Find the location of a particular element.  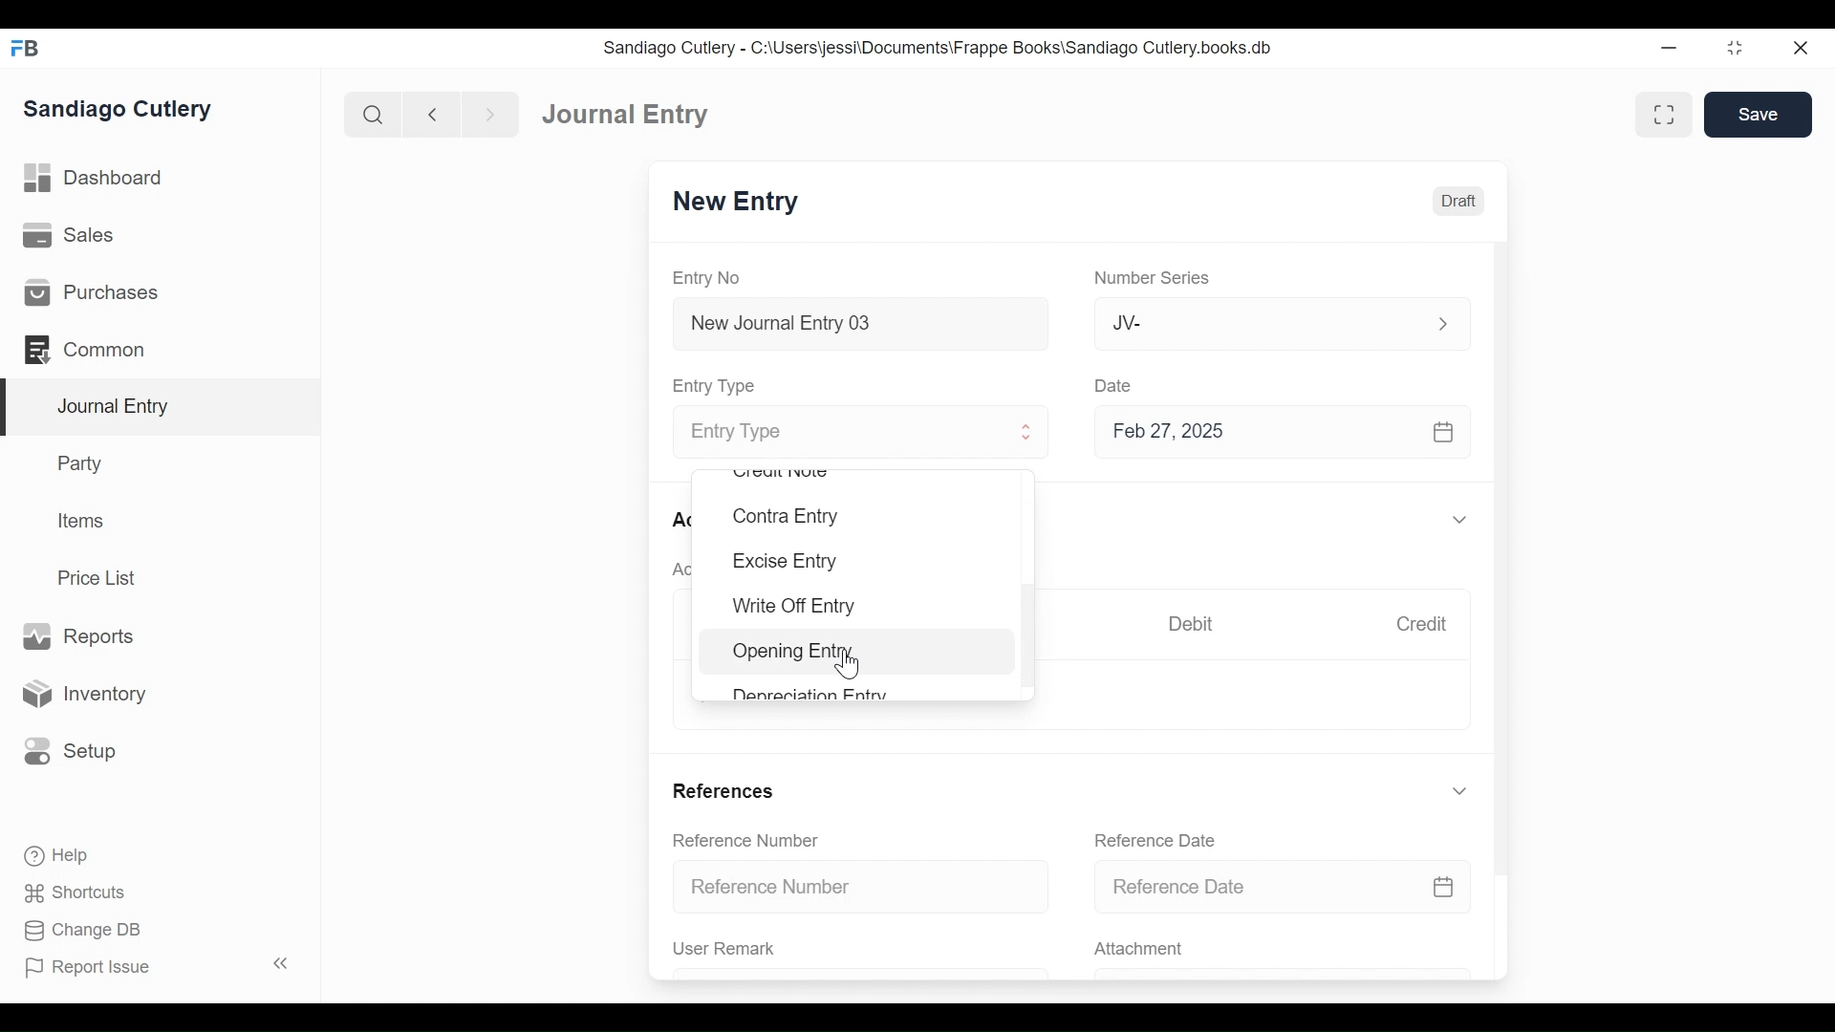

Close is located at coordinates (1799, 48).